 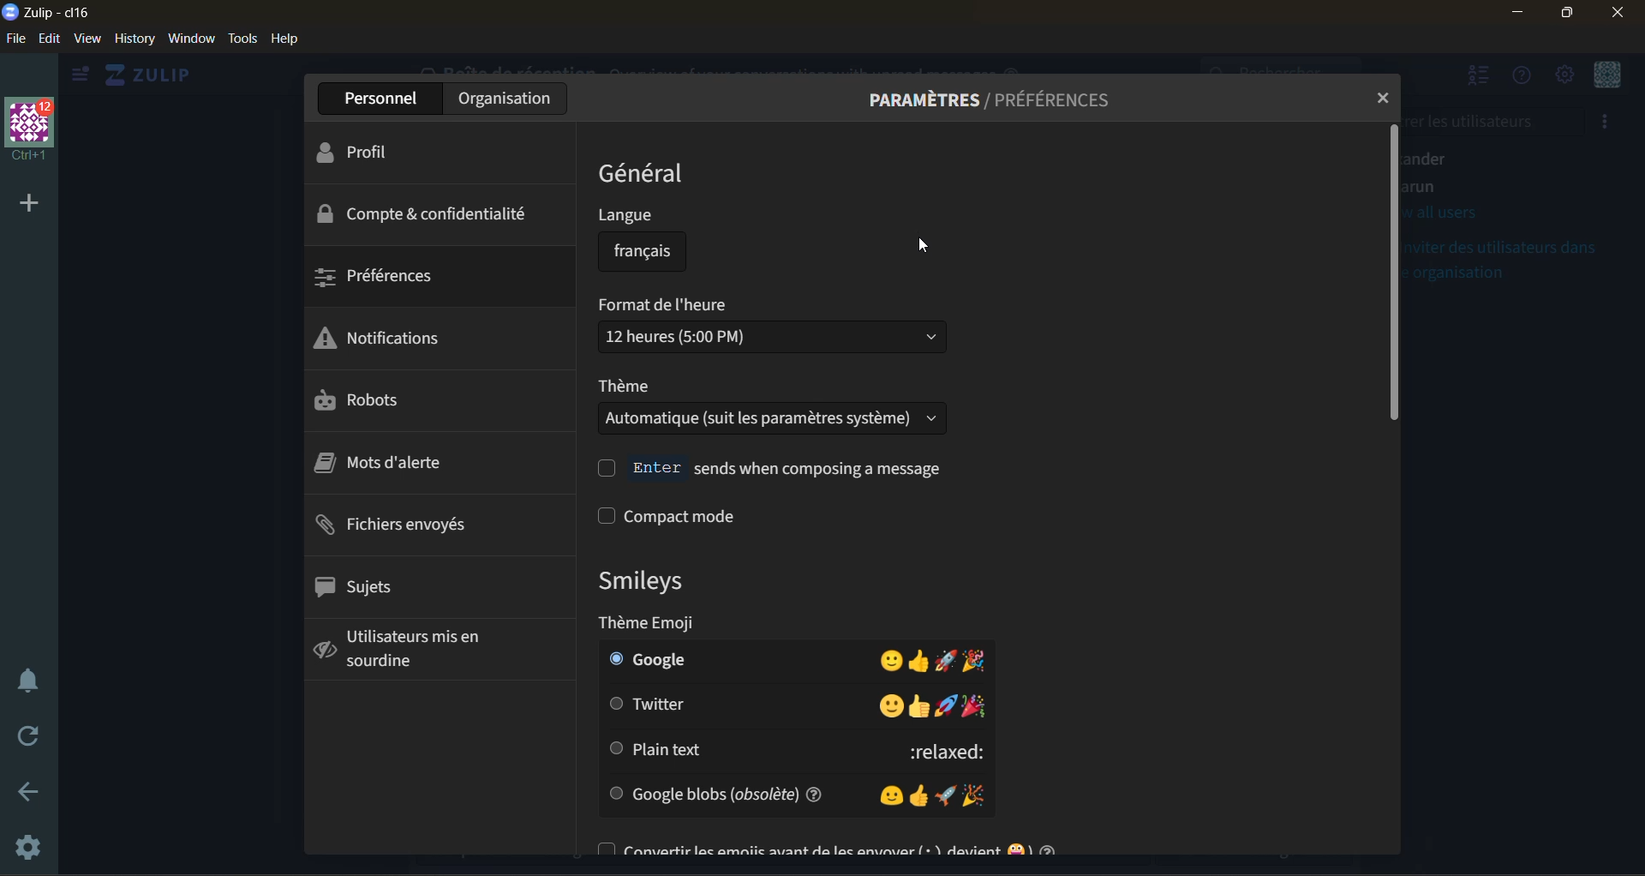 What do you see at coordinates (31, 127) in the screenshot?
I see `organisation name and profile picture` at bounding box center [31, 127].